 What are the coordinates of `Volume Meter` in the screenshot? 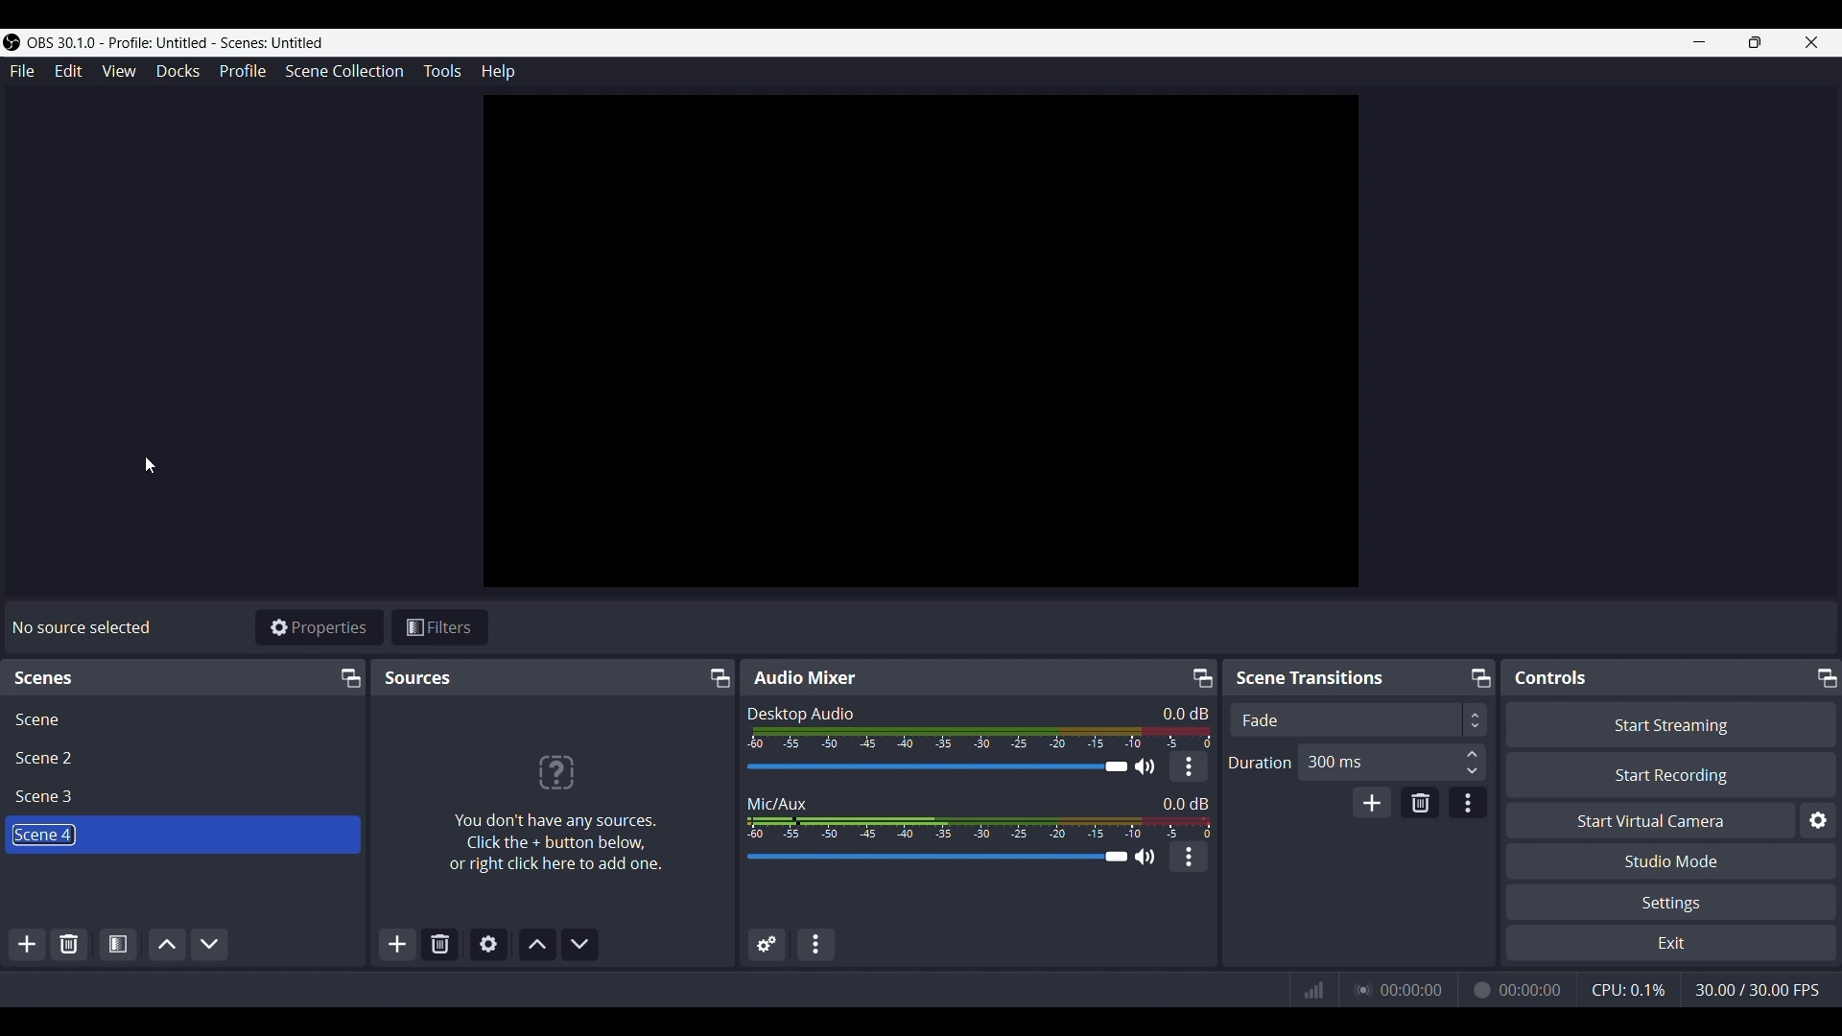 It's located at (982, 738).